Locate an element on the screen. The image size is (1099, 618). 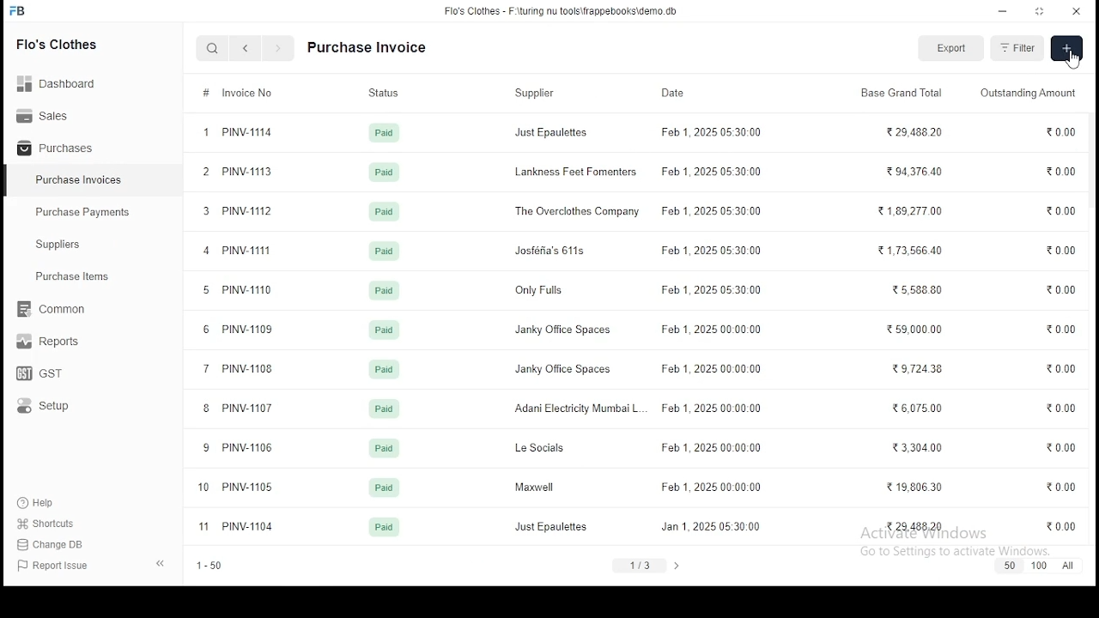
11 is located at coordinates (204, 527).